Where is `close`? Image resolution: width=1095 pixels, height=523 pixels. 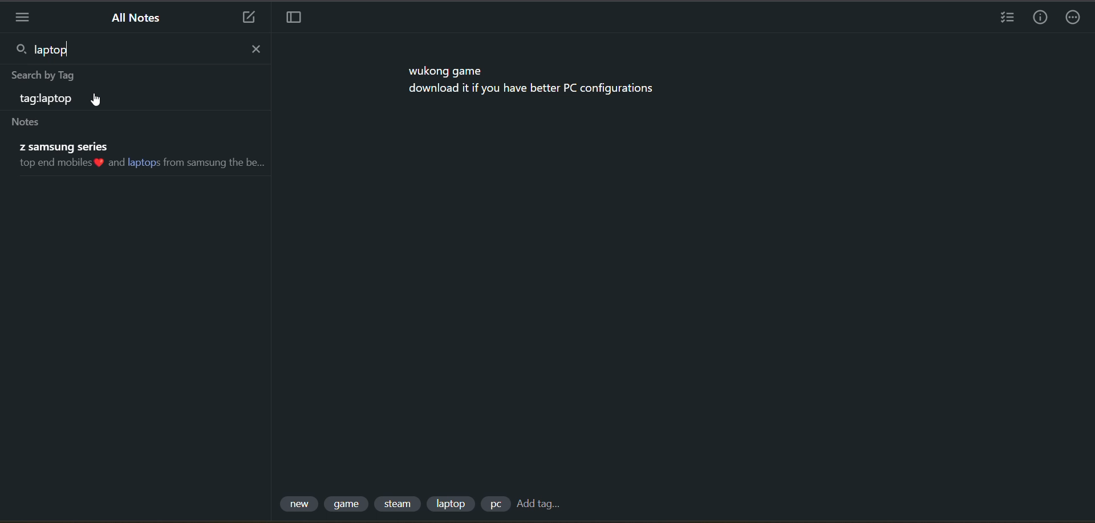
close is located at coordinates (255, 50).